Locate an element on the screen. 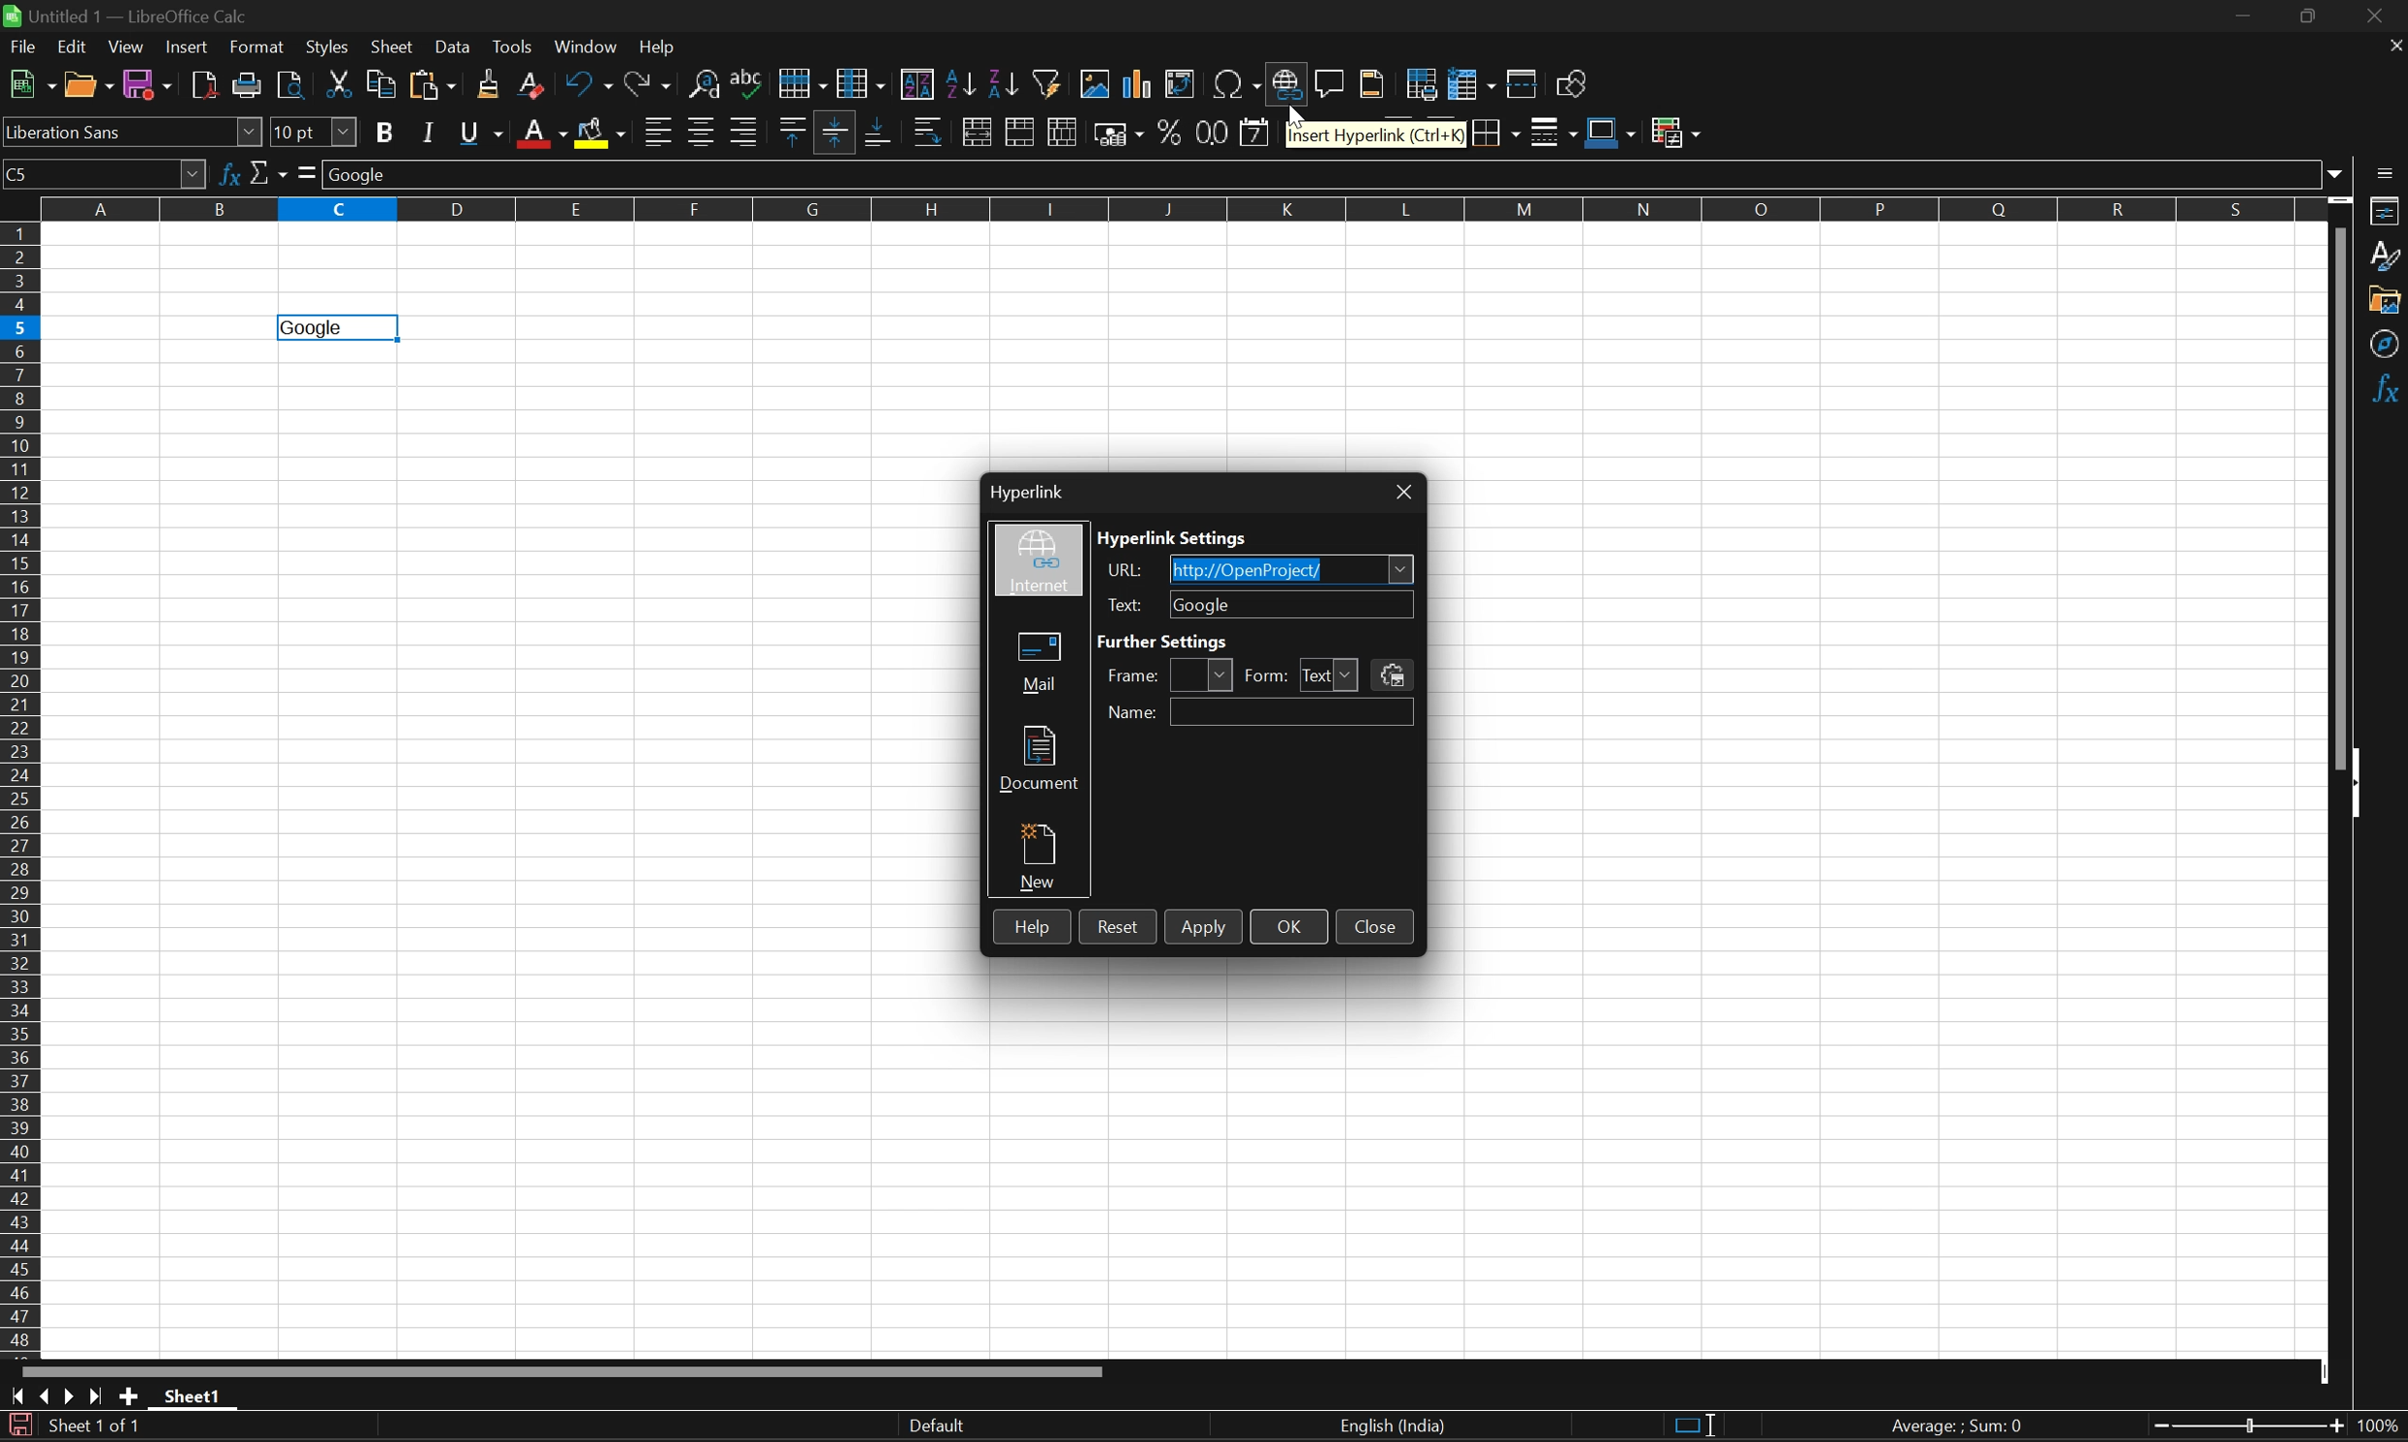 Image resolution: width=2408 pixels, height=1442 pixels. Paste is located at coordinates (431, 86).